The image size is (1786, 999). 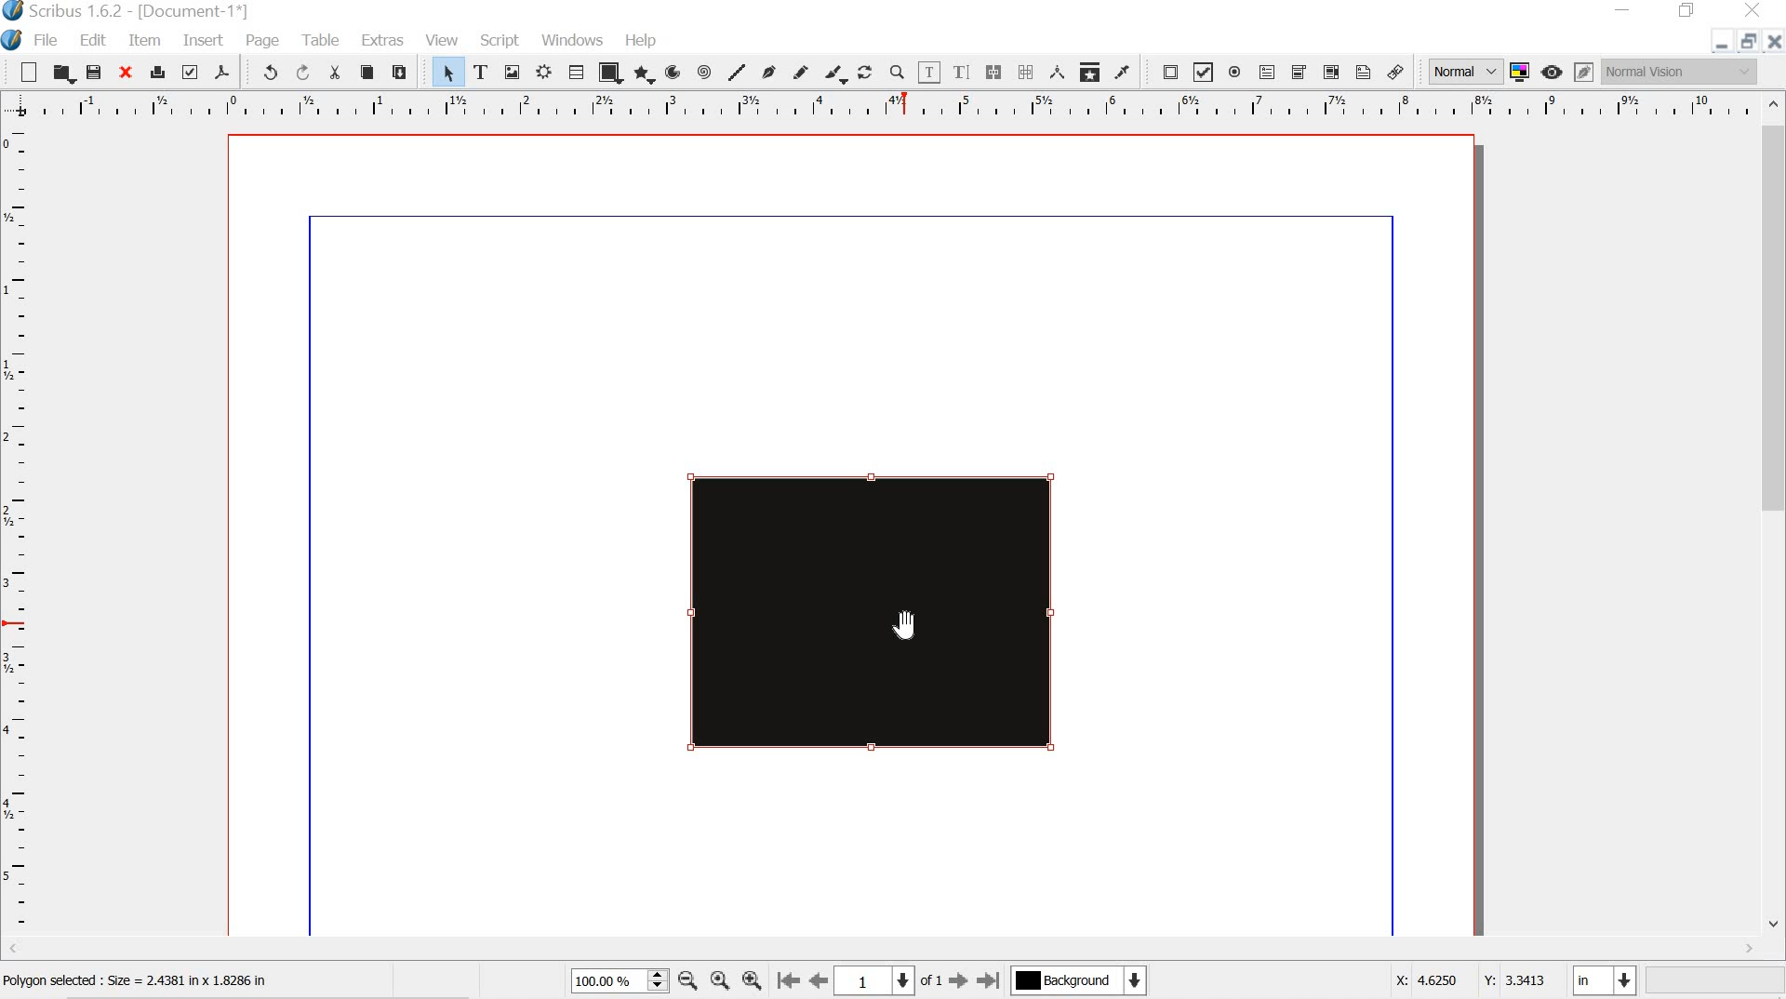 What do you see at coordinates (929, 73) in the screenshot?
I see `edit contents of frame` at bounding box center [929, 73].